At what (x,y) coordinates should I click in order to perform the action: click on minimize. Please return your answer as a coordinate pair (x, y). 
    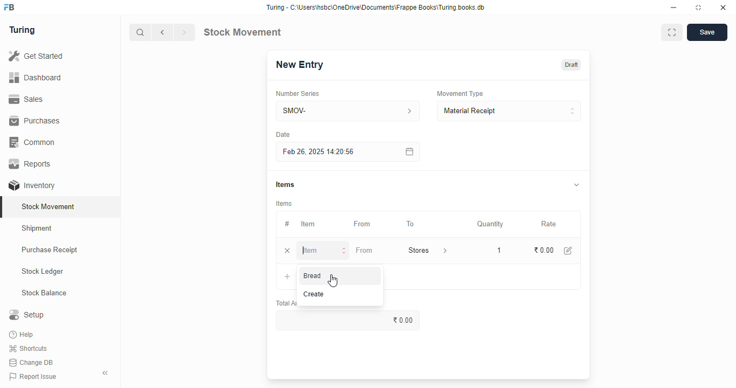
    Looking at the image, I should click on (673, 8).